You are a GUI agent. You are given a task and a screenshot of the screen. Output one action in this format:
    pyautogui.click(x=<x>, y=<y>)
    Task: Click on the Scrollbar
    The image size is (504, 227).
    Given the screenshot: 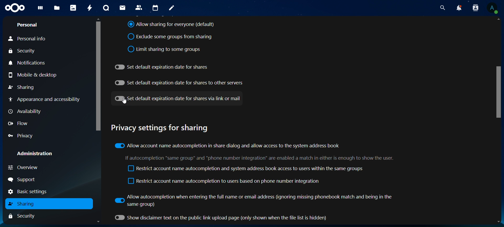 What is the action you would take?
    pyautogui.click(x=97, y=121)
    